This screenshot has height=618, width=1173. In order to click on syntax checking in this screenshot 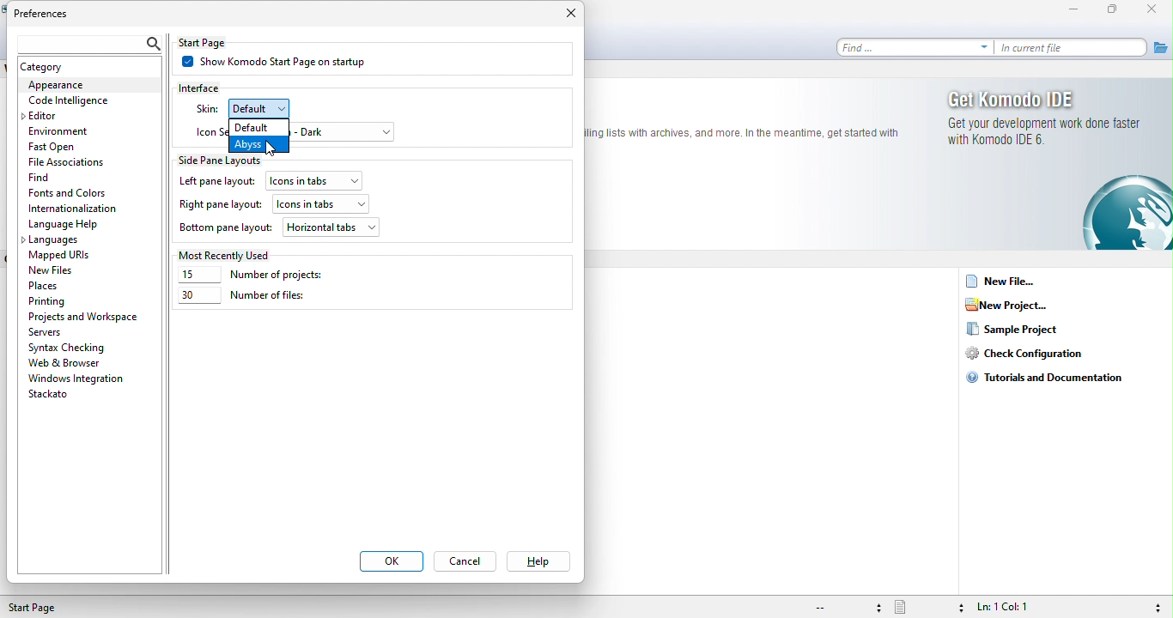, I will do `click(70, 347)`.